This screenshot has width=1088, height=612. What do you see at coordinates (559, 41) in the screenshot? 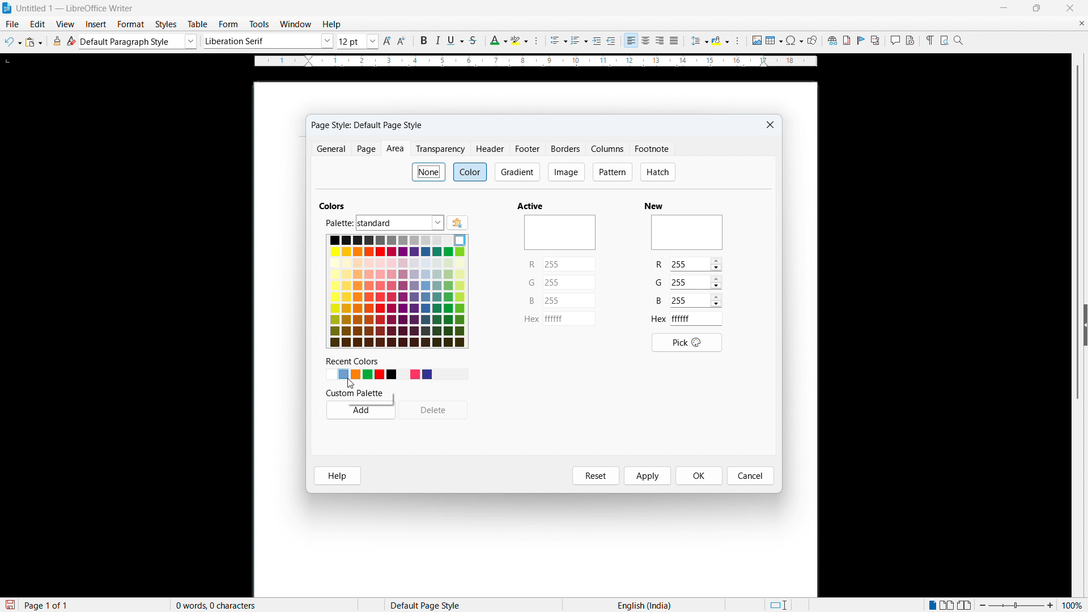
I see `Insert bulleted list ` at bounding box center [559, 41].